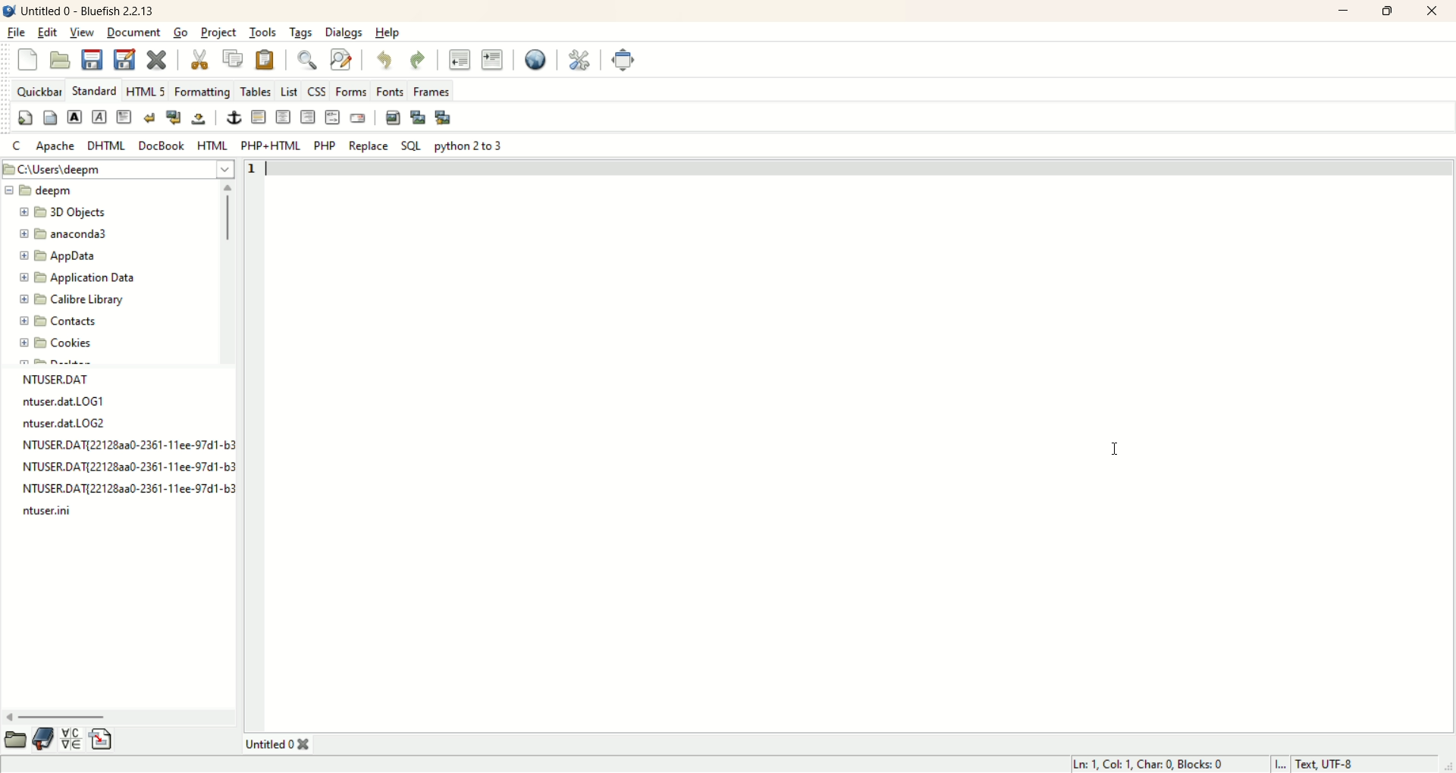 The image size is (1456, 773). I want to click on view, so click(83, 31).